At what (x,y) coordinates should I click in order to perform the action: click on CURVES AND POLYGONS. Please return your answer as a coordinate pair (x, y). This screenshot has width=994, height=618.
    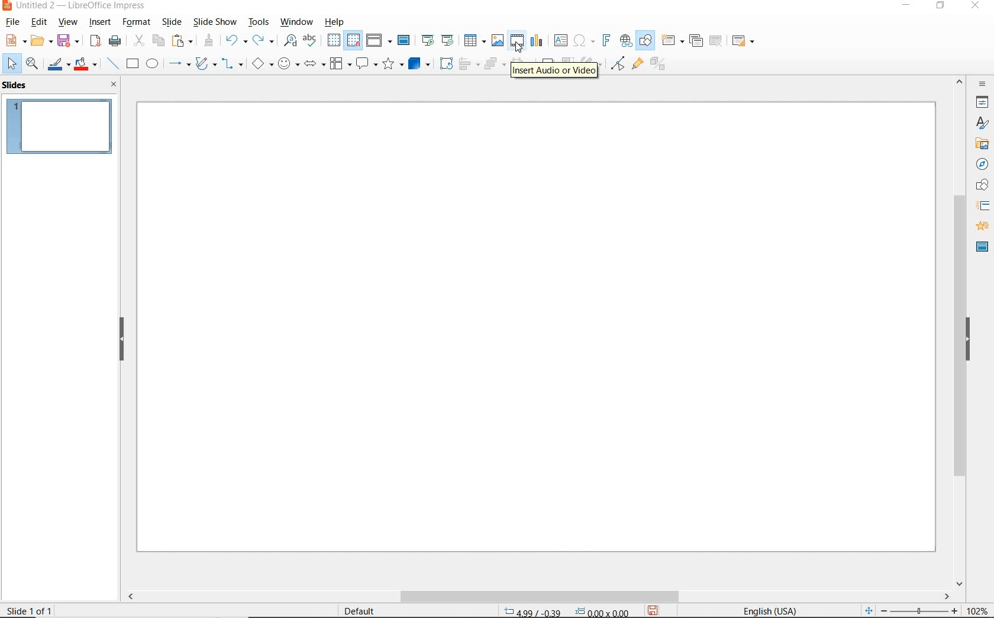
    Looking at the image, I should click on (205, 64).